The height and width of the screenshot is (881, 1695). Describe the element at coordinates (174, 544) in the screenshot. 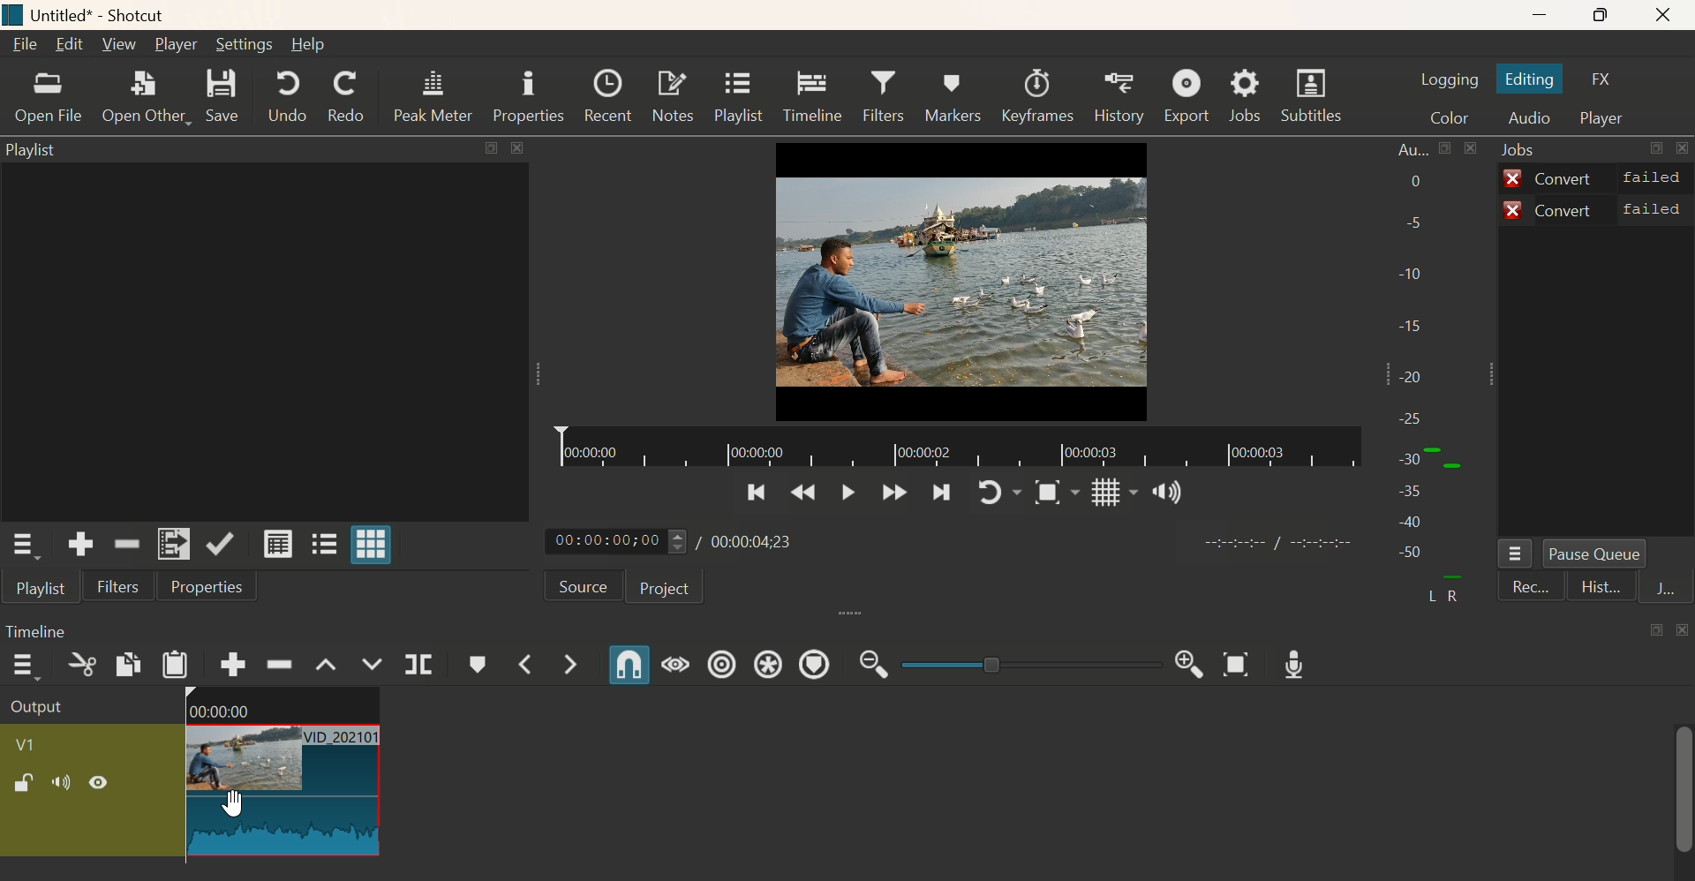

I see `Add to Playlist` at that location.